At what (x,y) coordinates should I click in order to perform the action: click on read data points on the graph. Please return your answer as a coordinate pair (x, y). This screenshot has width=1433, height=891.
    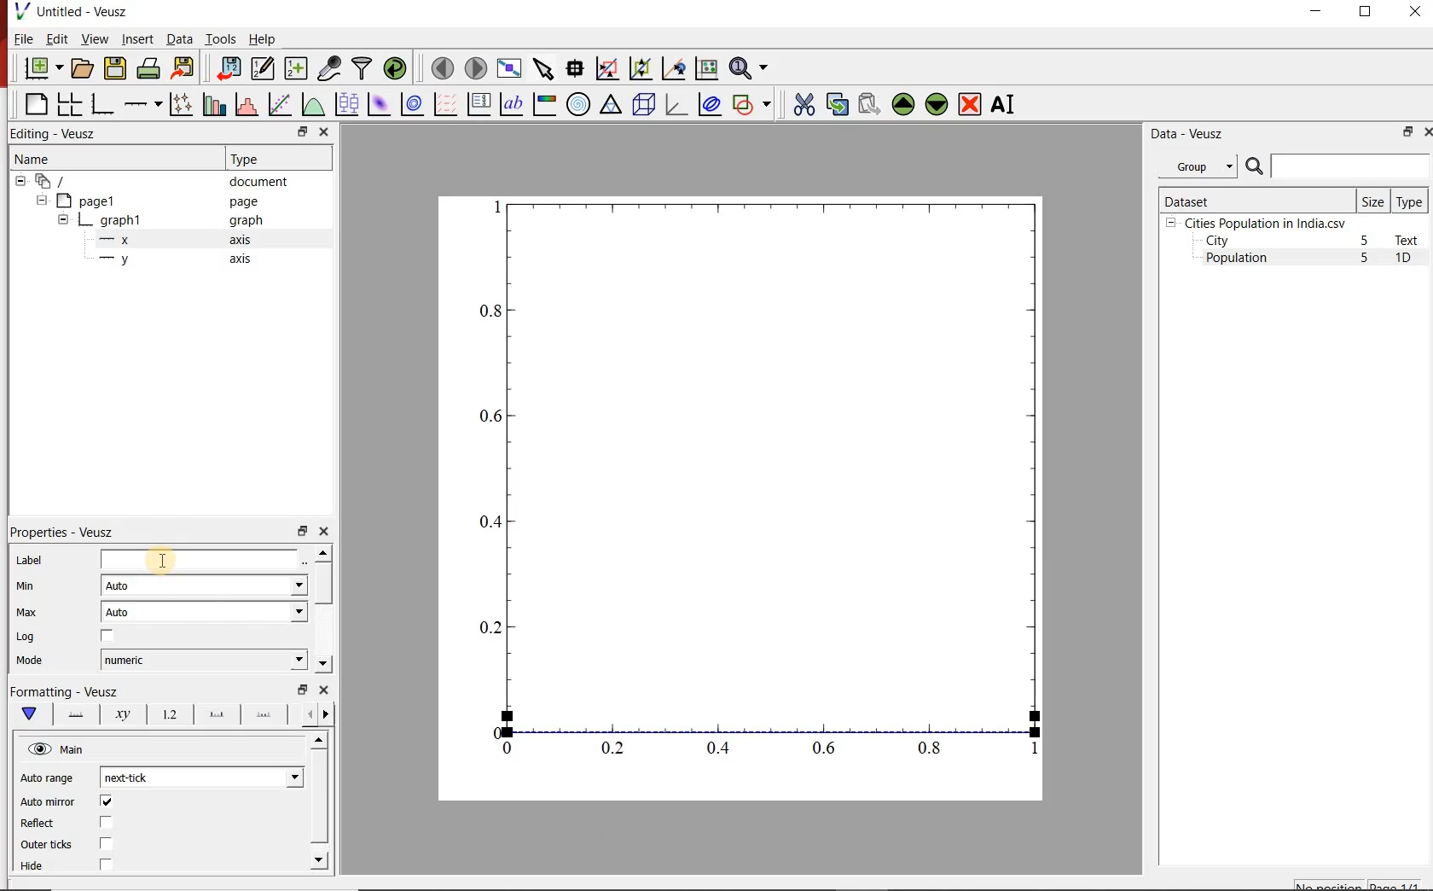
    Looking at the image, I should click on (574, 67).